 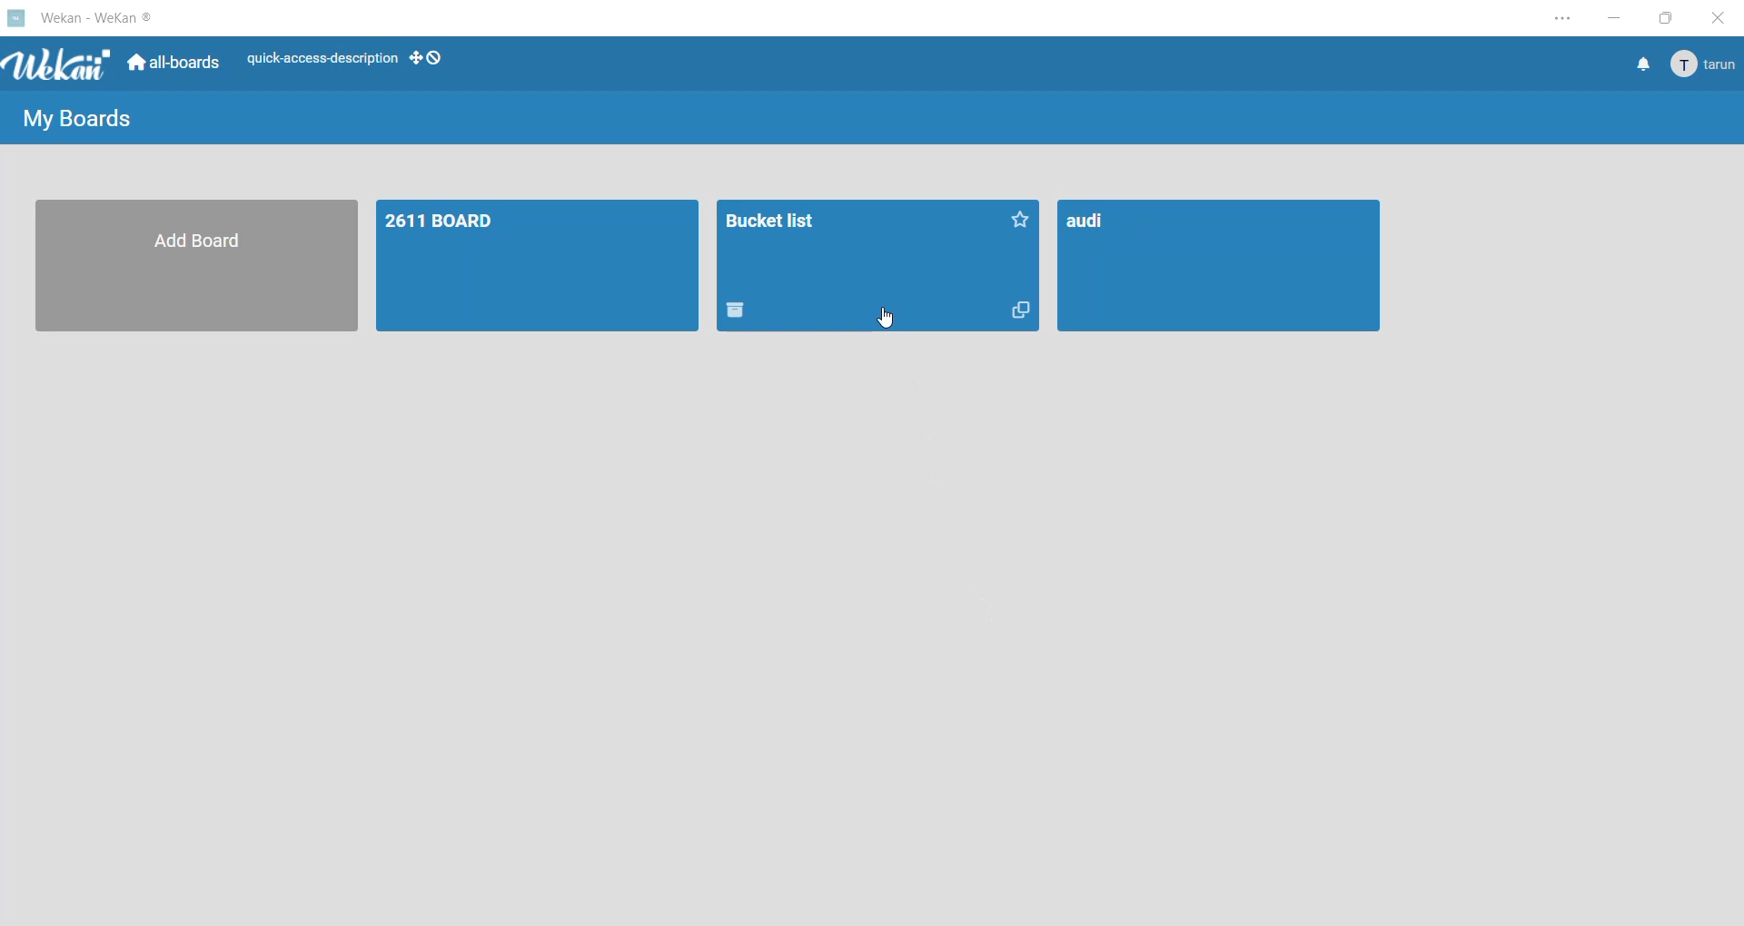 What do you see at coordinates (1022, 216) in the screenshot?
I see `Favorite` at bounding box center [1022, 216].